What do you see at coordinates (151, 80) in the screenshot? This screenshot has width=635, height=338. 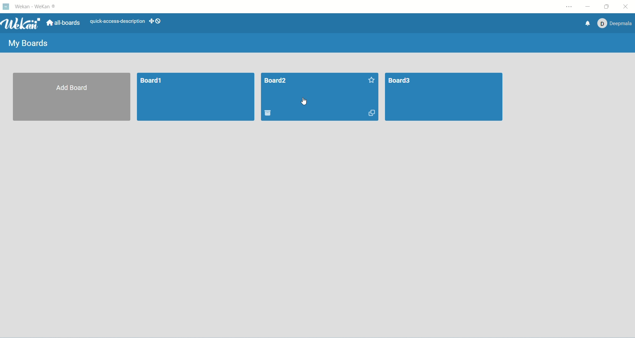 I see `board1` at bounding box center [151, 80].